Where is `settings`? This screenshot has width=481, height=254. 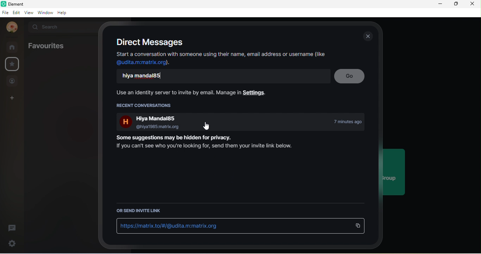
settings is located at coordinates (12, 244).